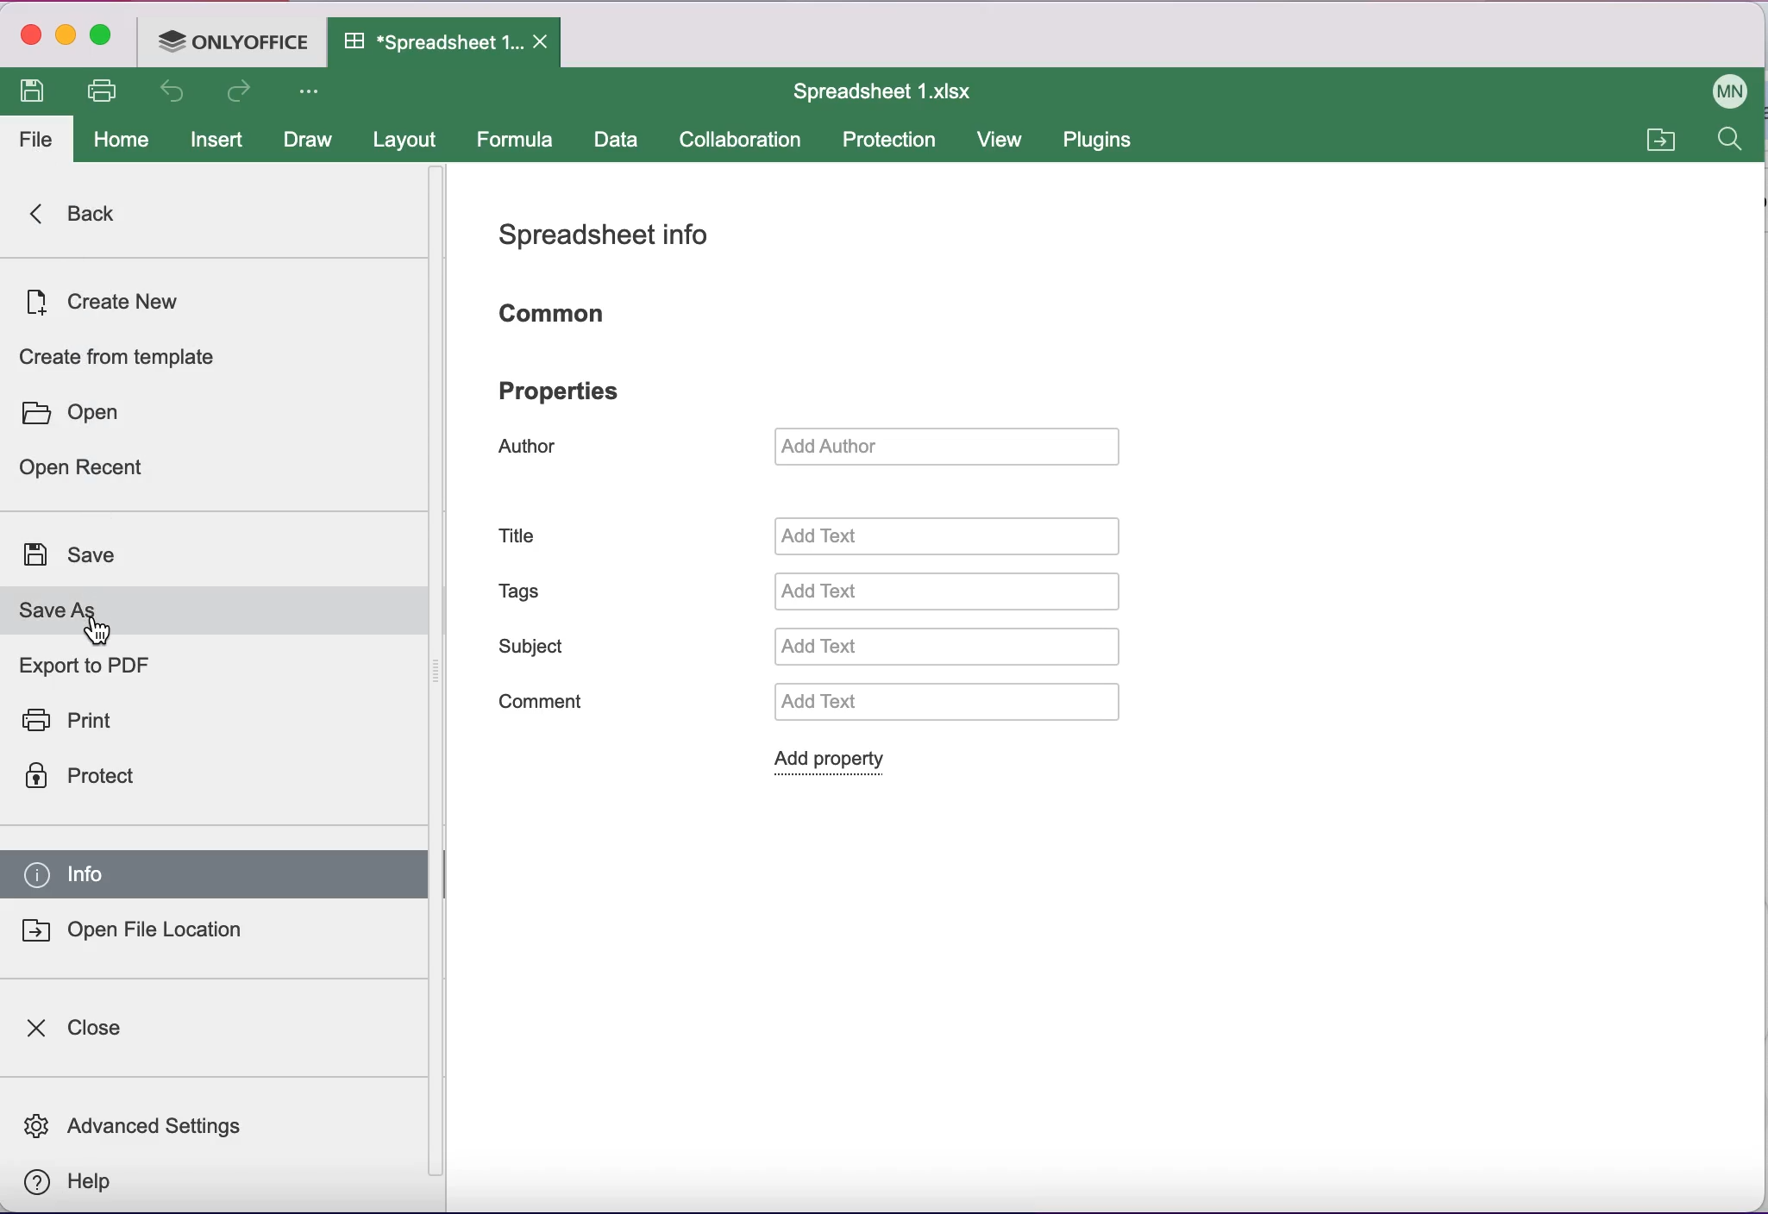  Describe the element at coordinates (556, 702) in the screenshot. I see `comment` at that location.